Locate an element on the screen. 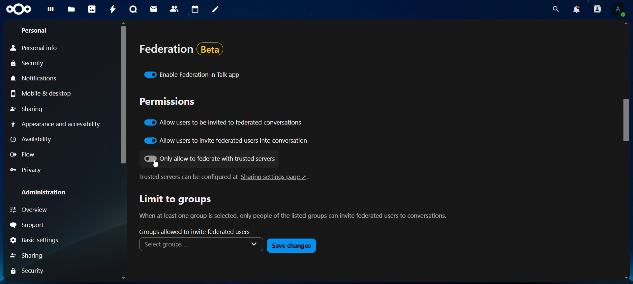 The width and height of the screenshot is (633, 284). calendar is located at coordinates (196, 10).